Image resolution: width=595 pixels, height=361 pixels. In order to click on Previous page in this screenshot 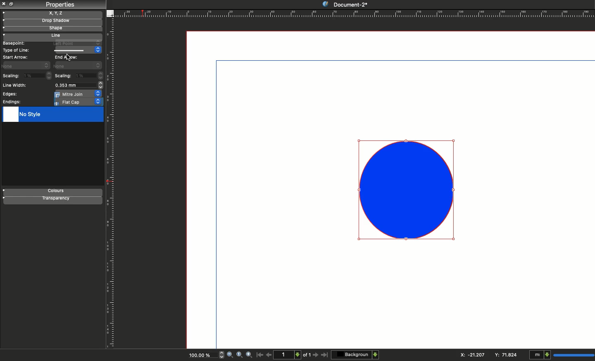, I will do `click(269, 354)`.